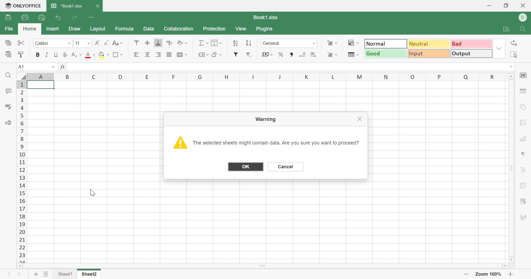 The width and height of the screenshot is (531, 279). Describe the element at coordinates (187, 55) in the screenshot. I see `Drop Down` at that location.